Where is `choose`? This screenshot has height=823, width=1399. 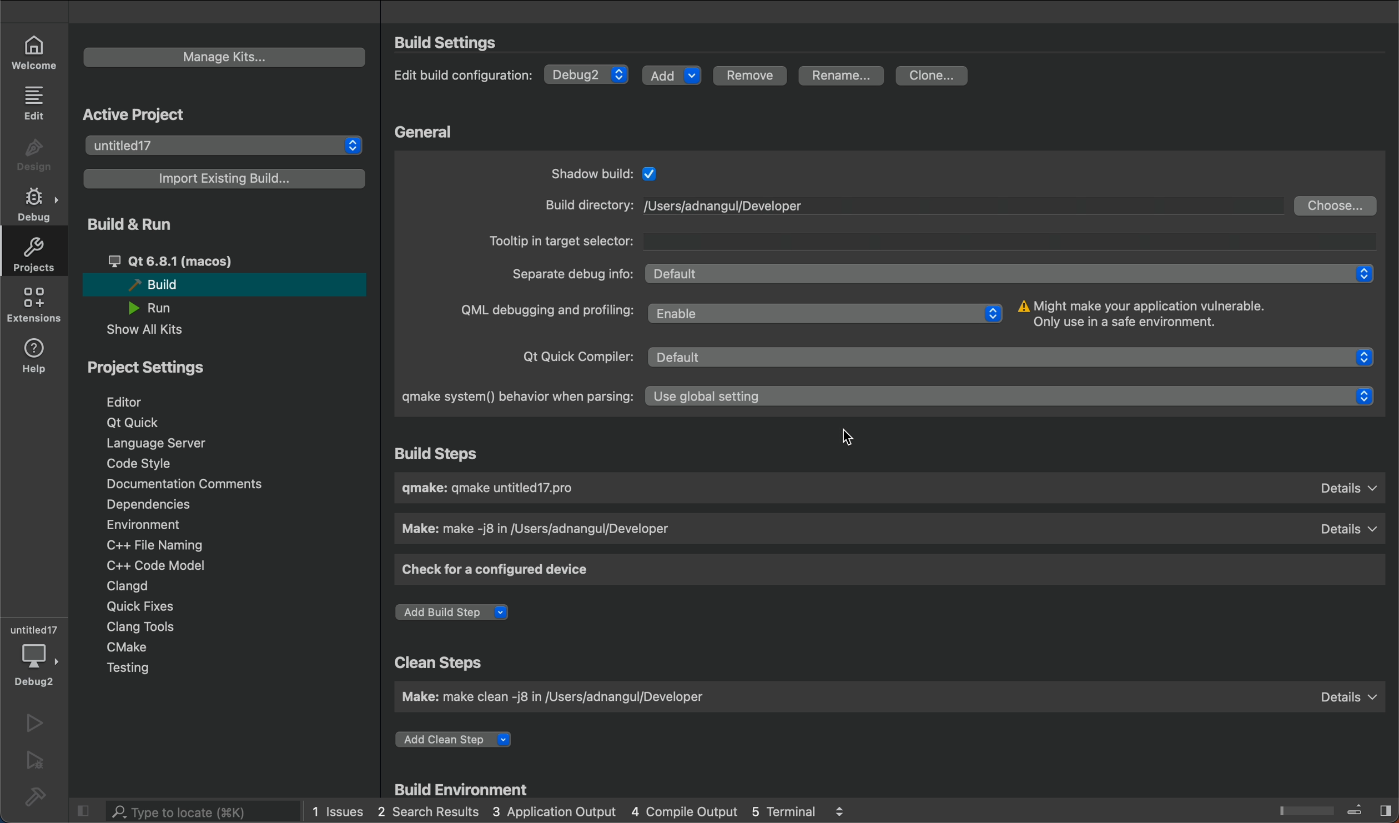 choose is located at coordinates (1332, 202).